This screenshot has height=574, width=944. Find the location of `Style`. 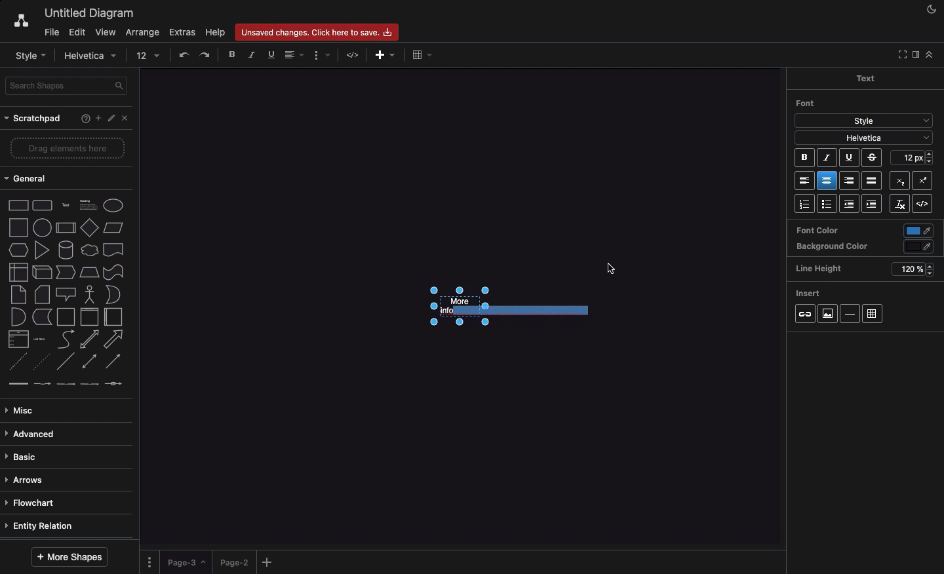

Style is located at coordinates (864, 119).